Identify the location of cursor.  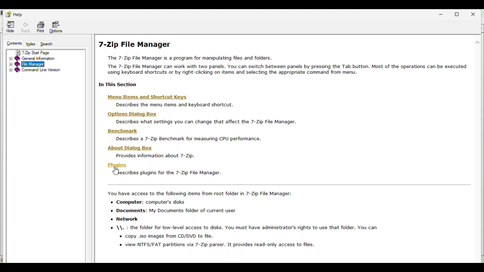
(117, 172).